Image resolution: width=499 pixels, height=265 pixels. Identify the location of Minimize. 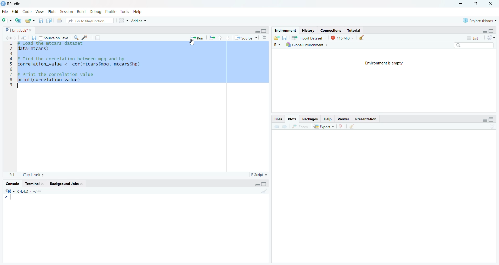
(483, 120).